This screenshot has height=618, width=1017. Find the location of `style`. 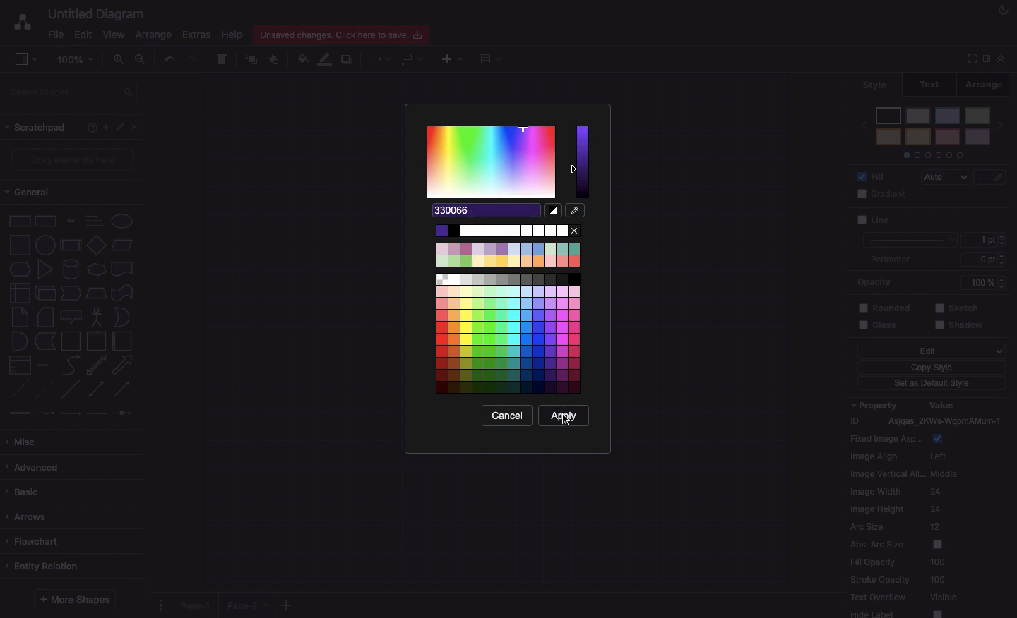

style is located at coordinates (875, 85).